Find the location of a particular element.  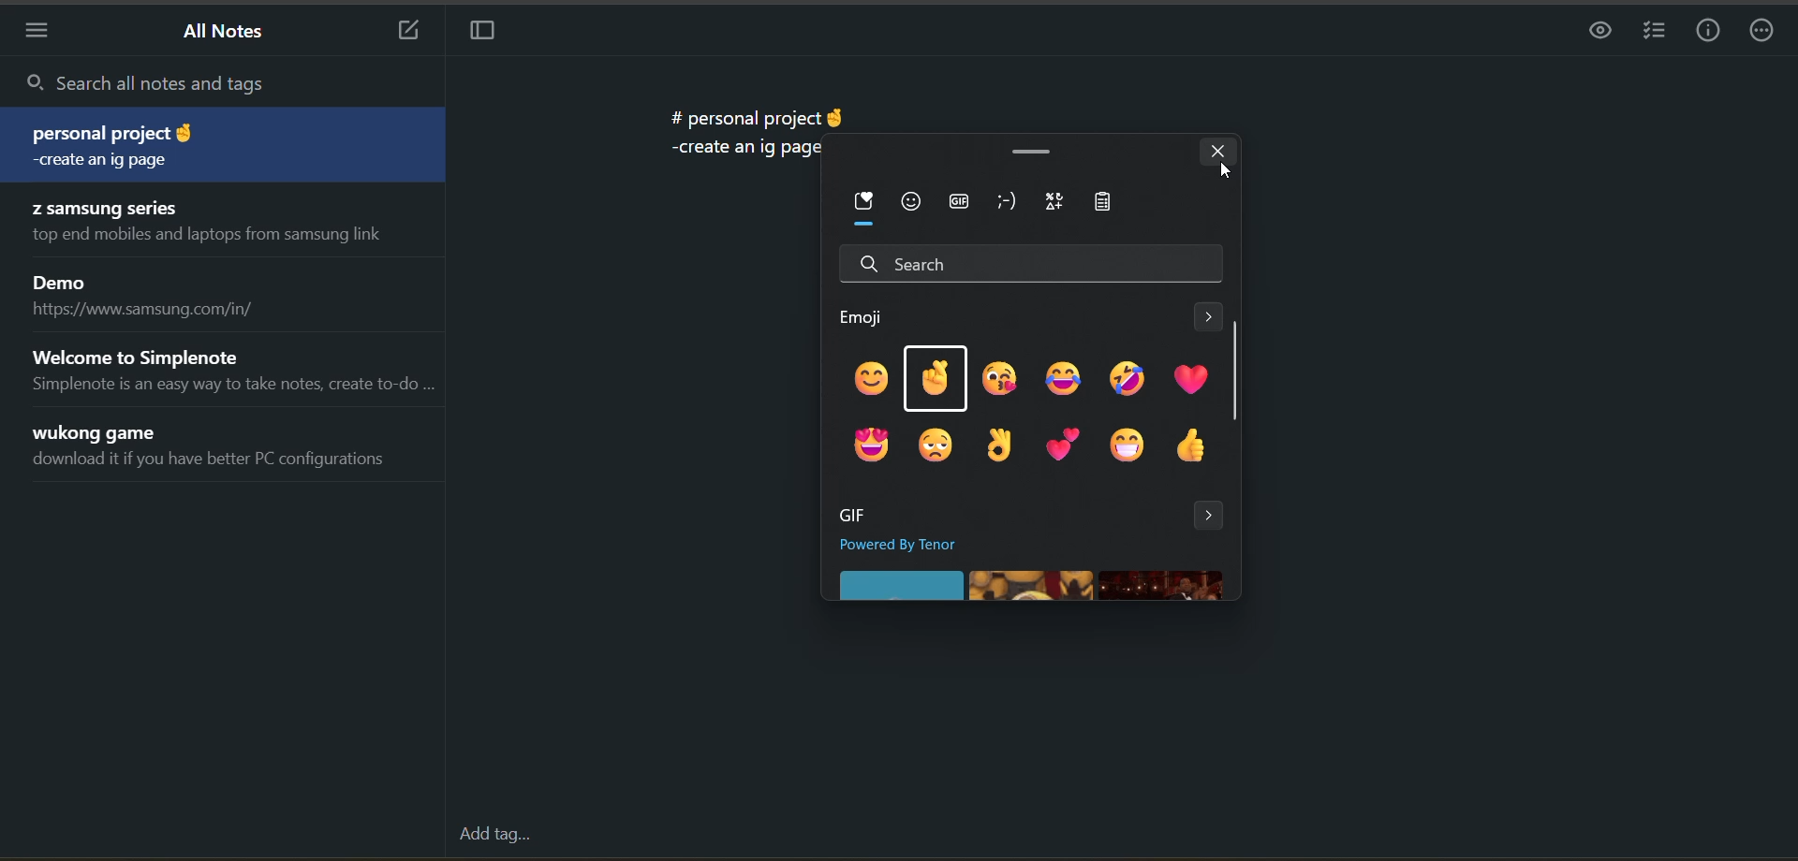

note title and preview is located at coordinates (233, 371).